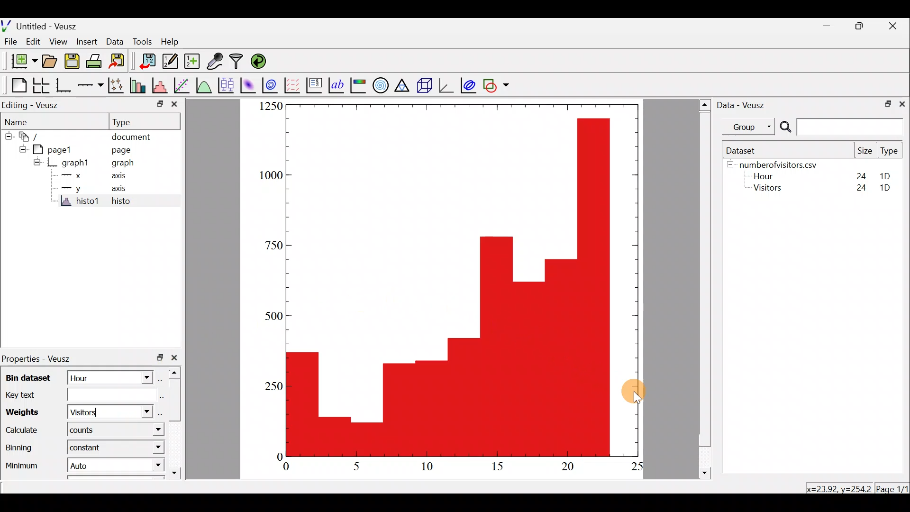  Describe the element at coordinates (193, 60) in the screenshot. I see `create new datasets using ranges, parametrically or as functions of existing dataset.` at that location.